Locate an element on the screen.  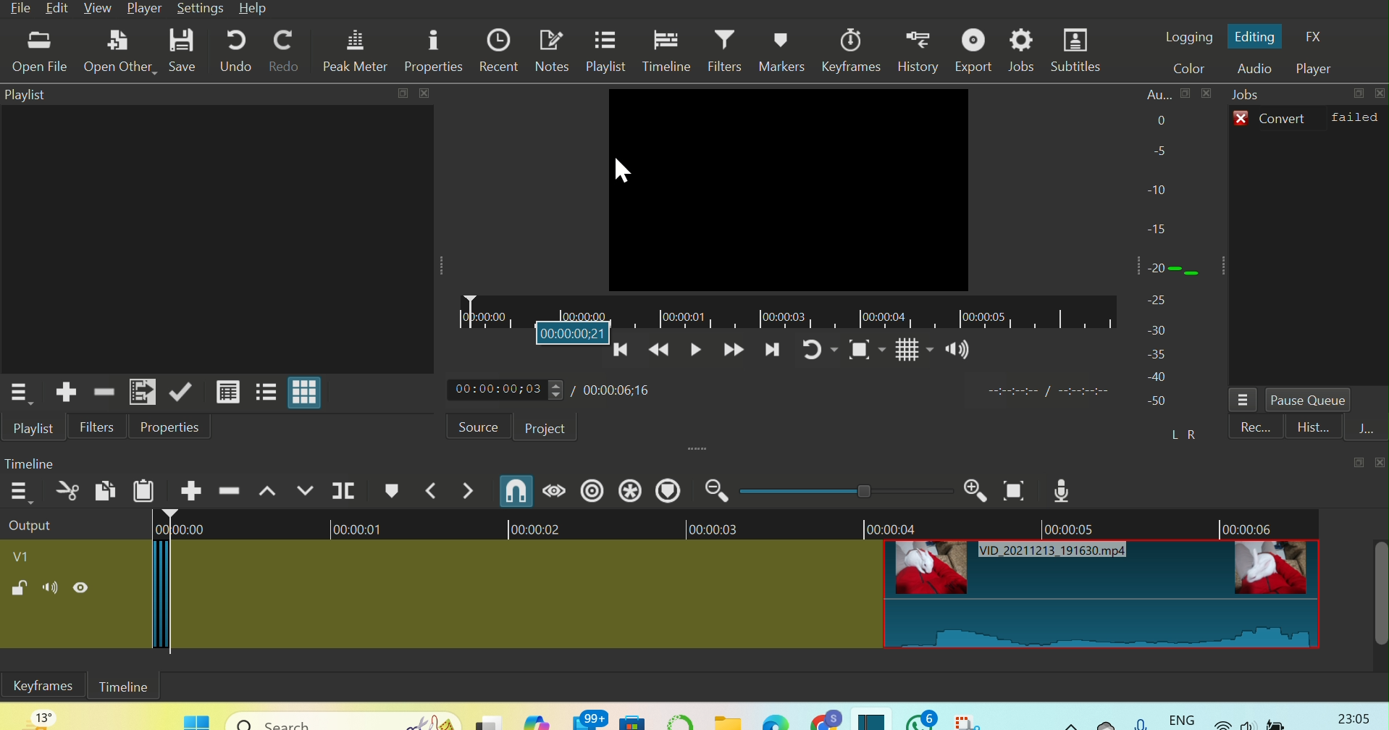
Option is located at coordinates (23, 393).